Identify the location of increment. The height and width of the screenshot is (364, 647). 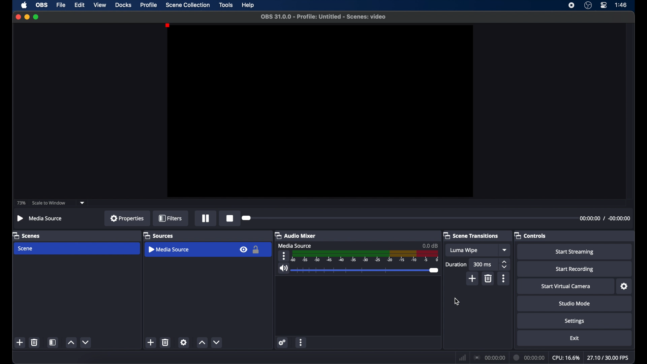
(71, 342).